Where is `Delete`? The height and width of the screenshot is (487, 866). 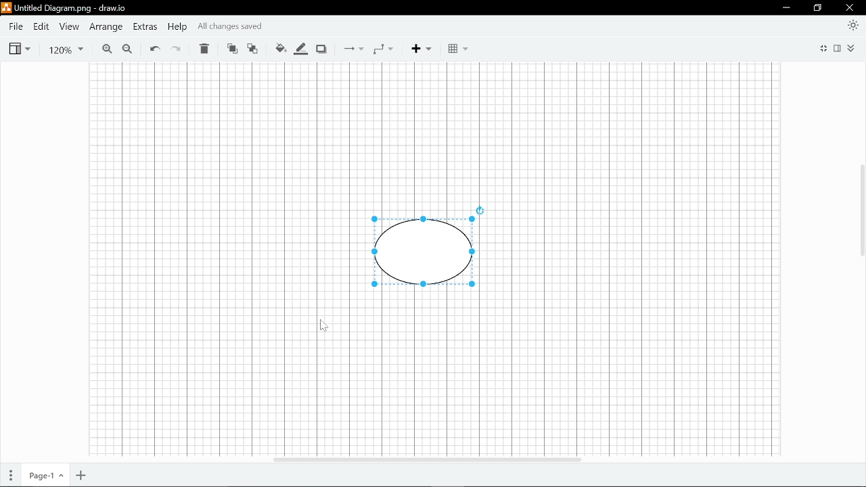 Delete is located at coordinates (202, 48).